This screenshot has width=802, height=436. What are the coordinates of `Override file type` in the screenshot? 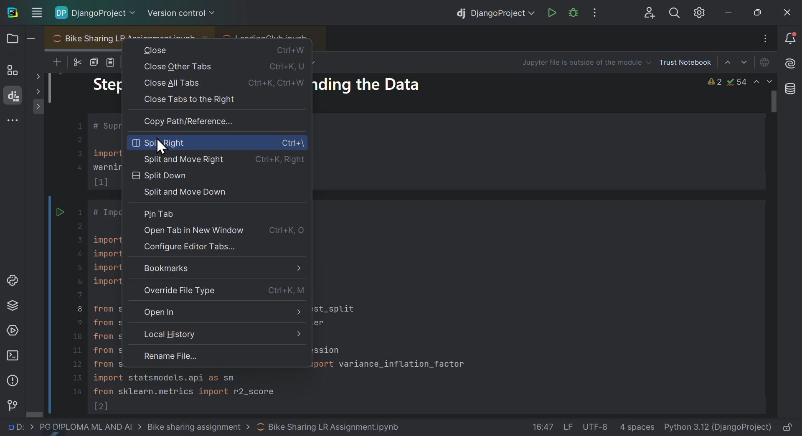 It's located at (221, 288).